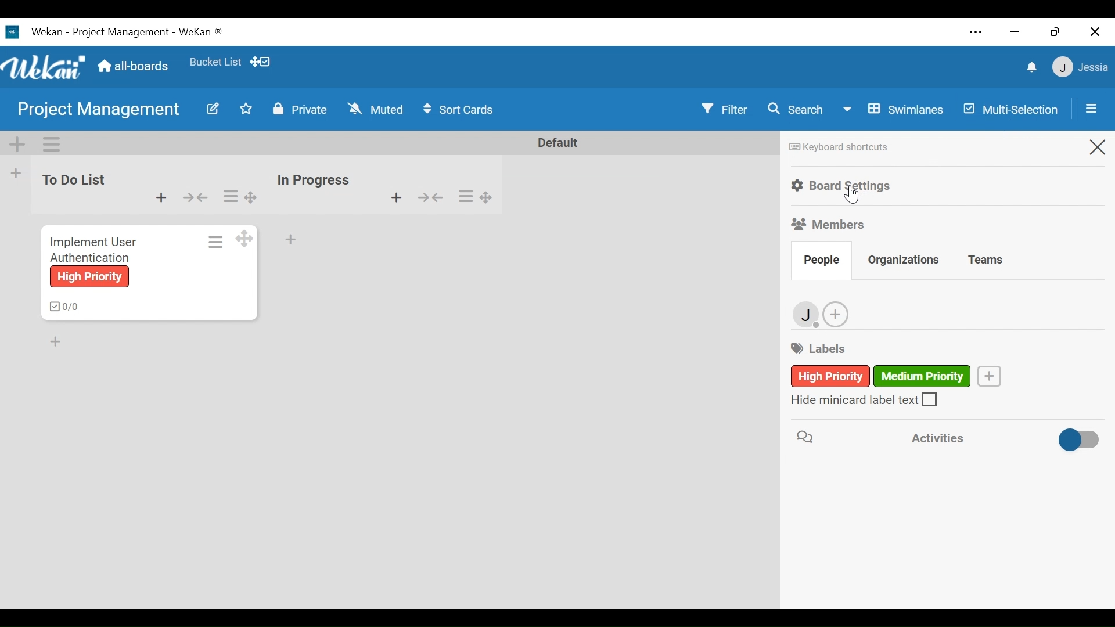  I want to click on Card actions, so click(215, 242).